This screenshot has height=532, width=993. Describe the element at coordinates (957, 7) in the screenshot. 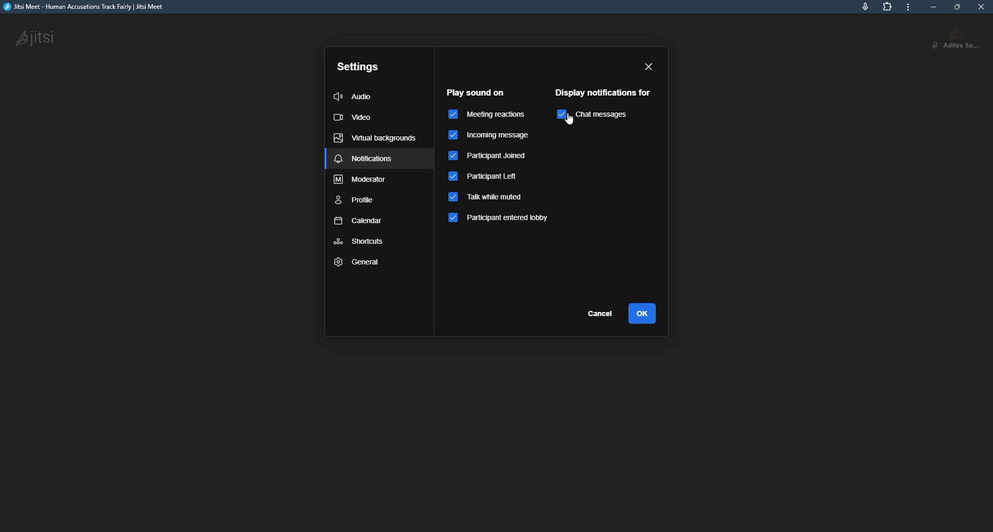

I see `maximize` at that location.